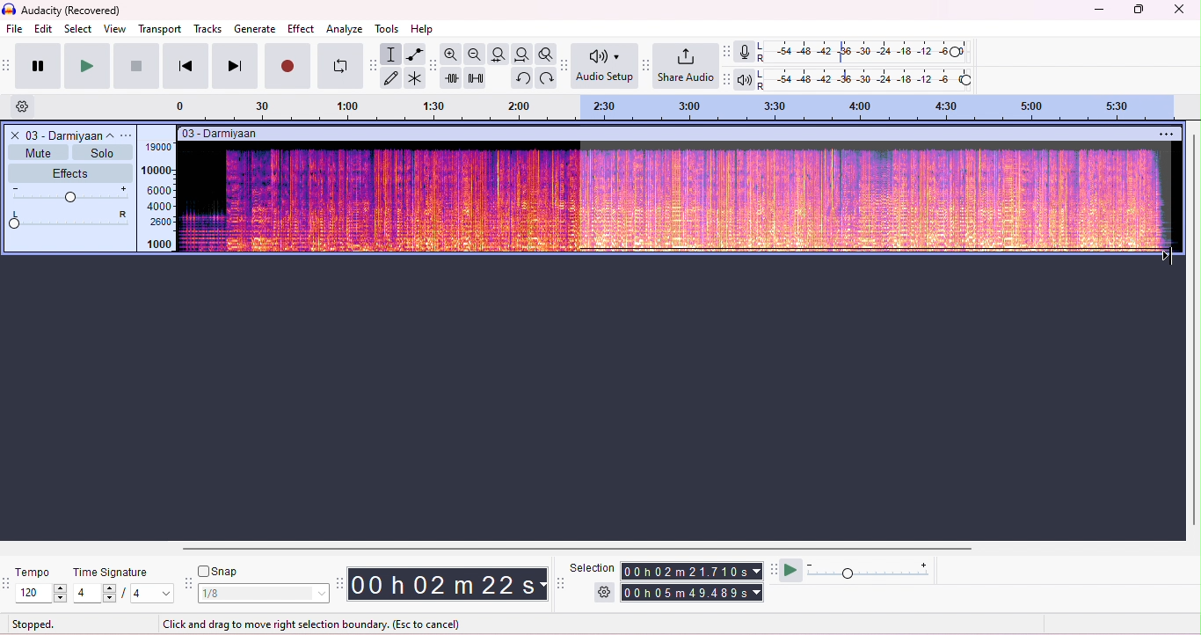 The image size is (1201, 635). What do you see at coordinates (871, 571) in the screenshot?
I see `playback speed` at bounding box center [871, 571].